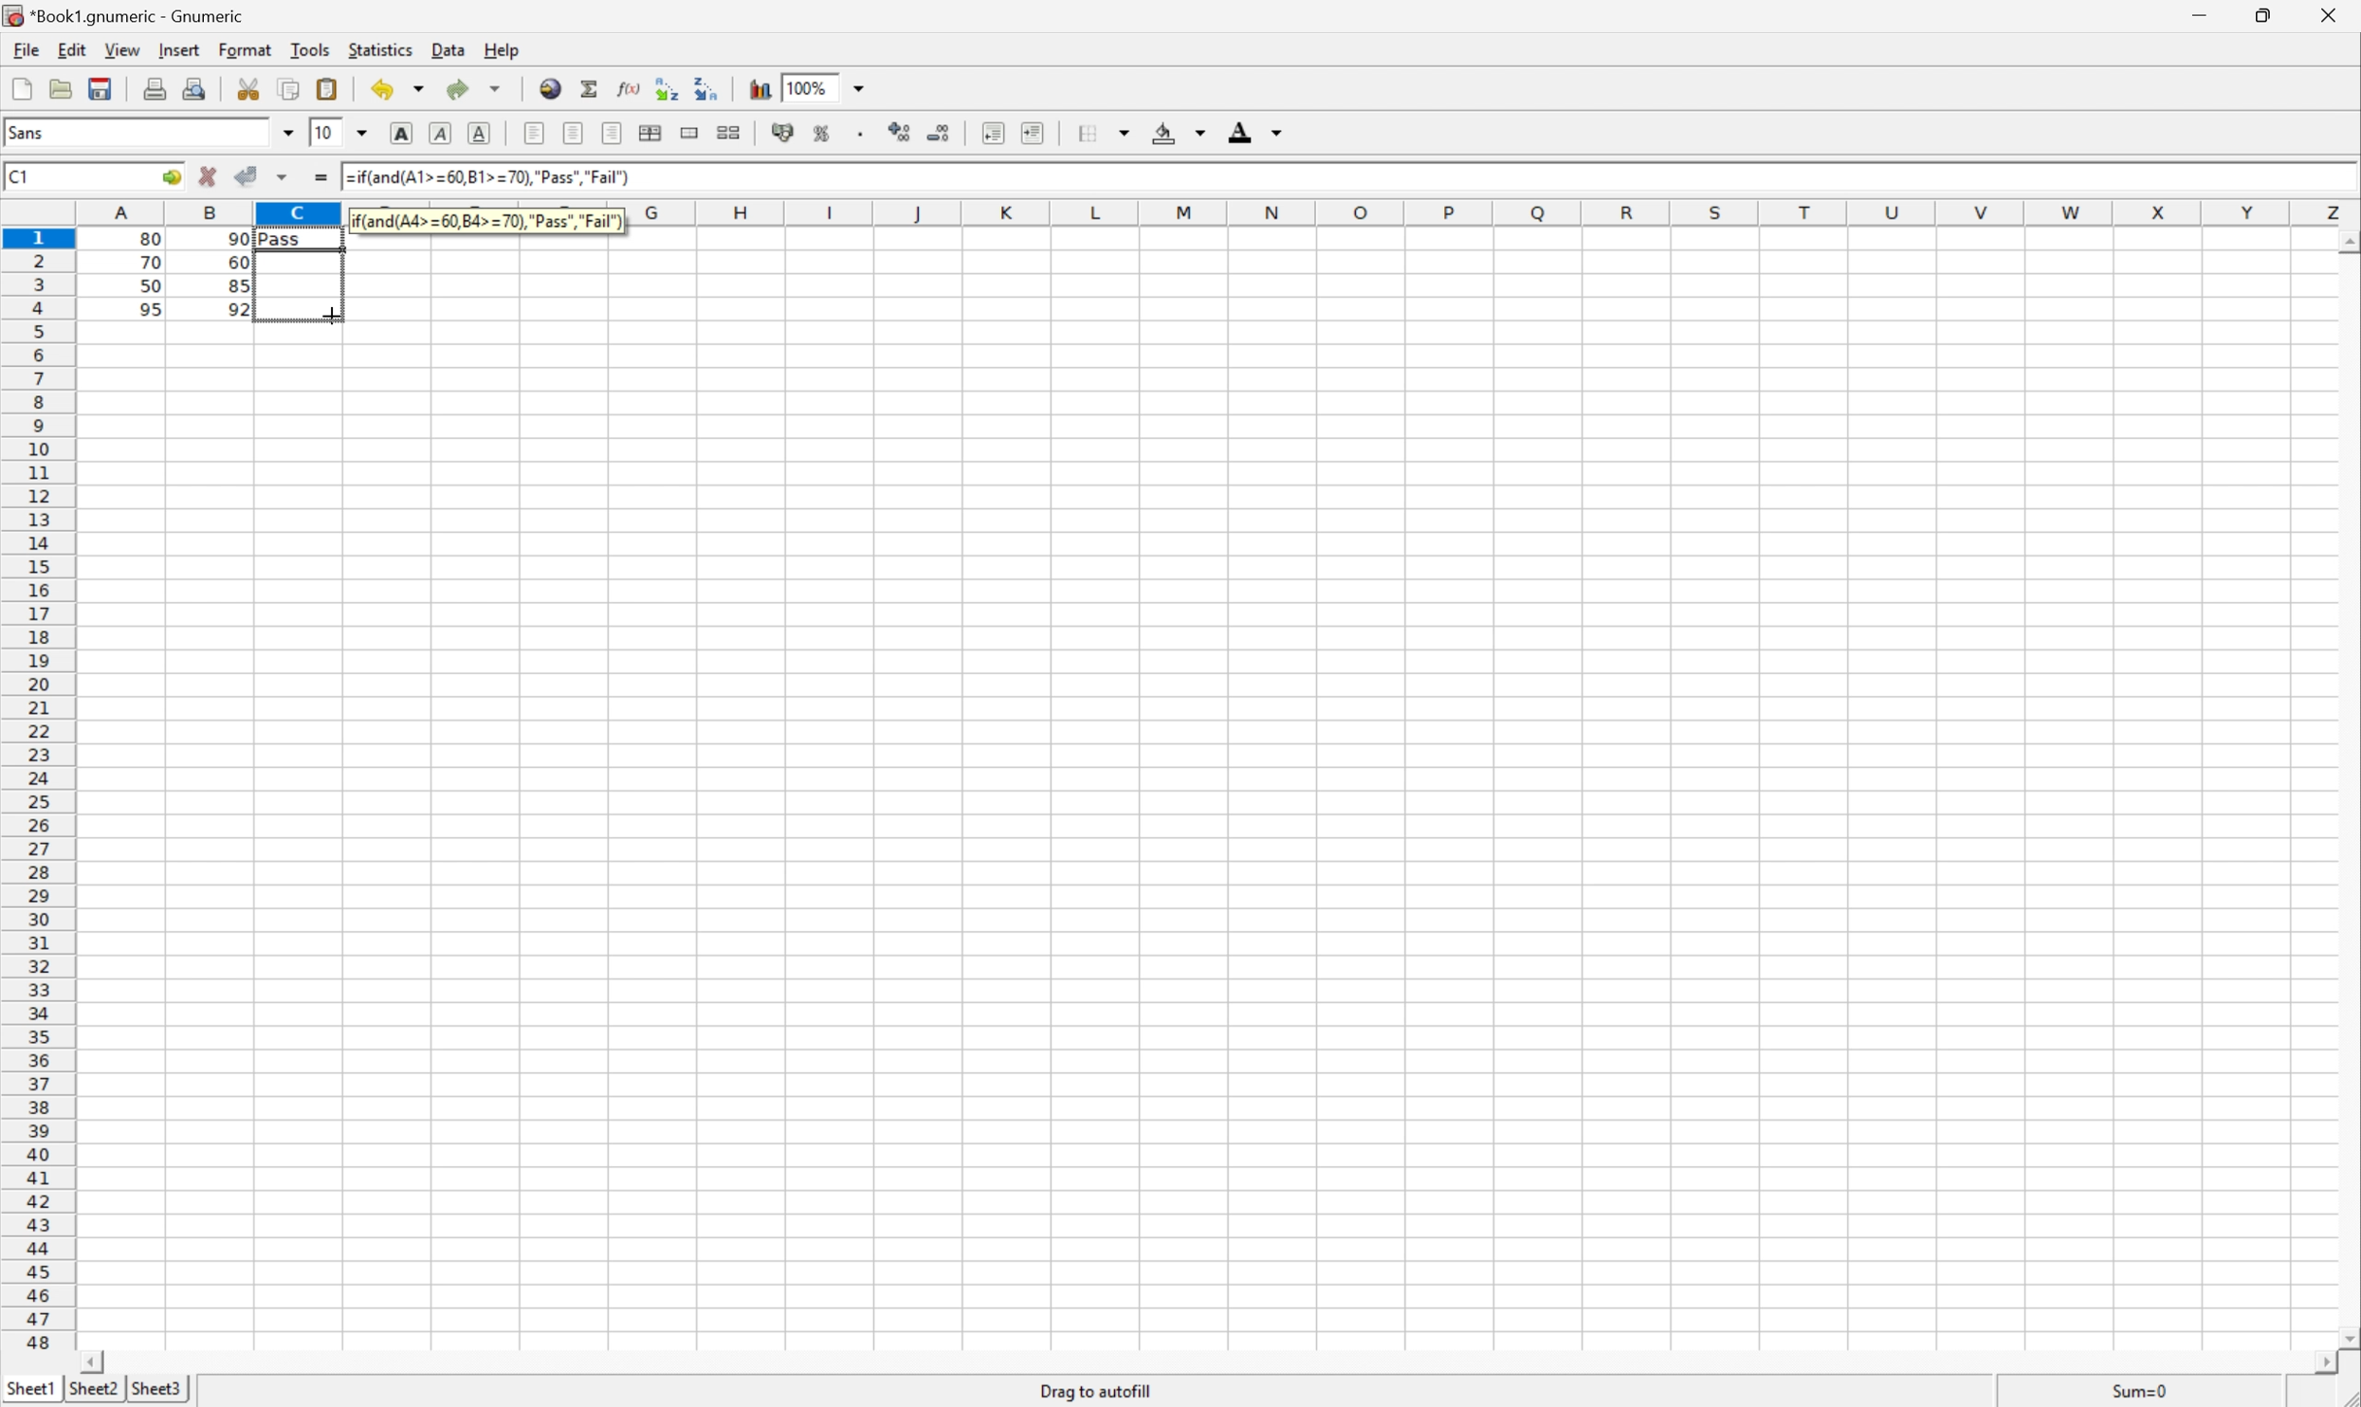 The height and width of the screenshot is (1407, 2361). What do you see at coordinates (630, 90) in the screenshot?
I see `Edit a function in the current cell` at bounding box center [630, 90].